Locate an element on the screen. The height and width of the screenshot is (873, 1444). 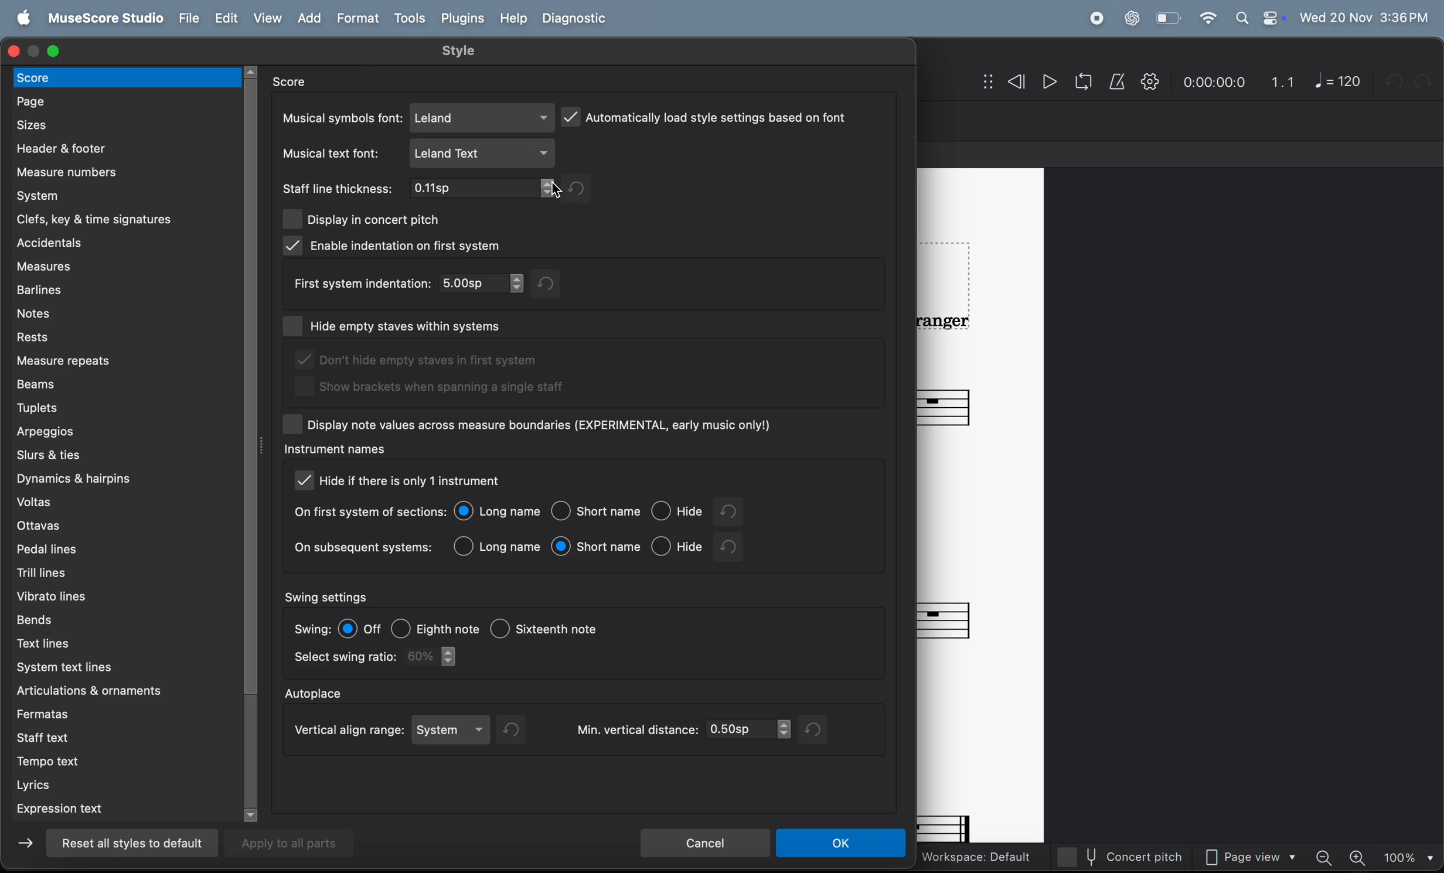
bends is located at coordinates (103, 618).